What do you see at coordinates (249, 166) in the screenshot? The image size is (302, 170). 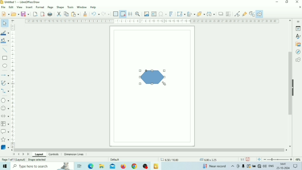 I see `Warning` at bounding box center [249, 166].